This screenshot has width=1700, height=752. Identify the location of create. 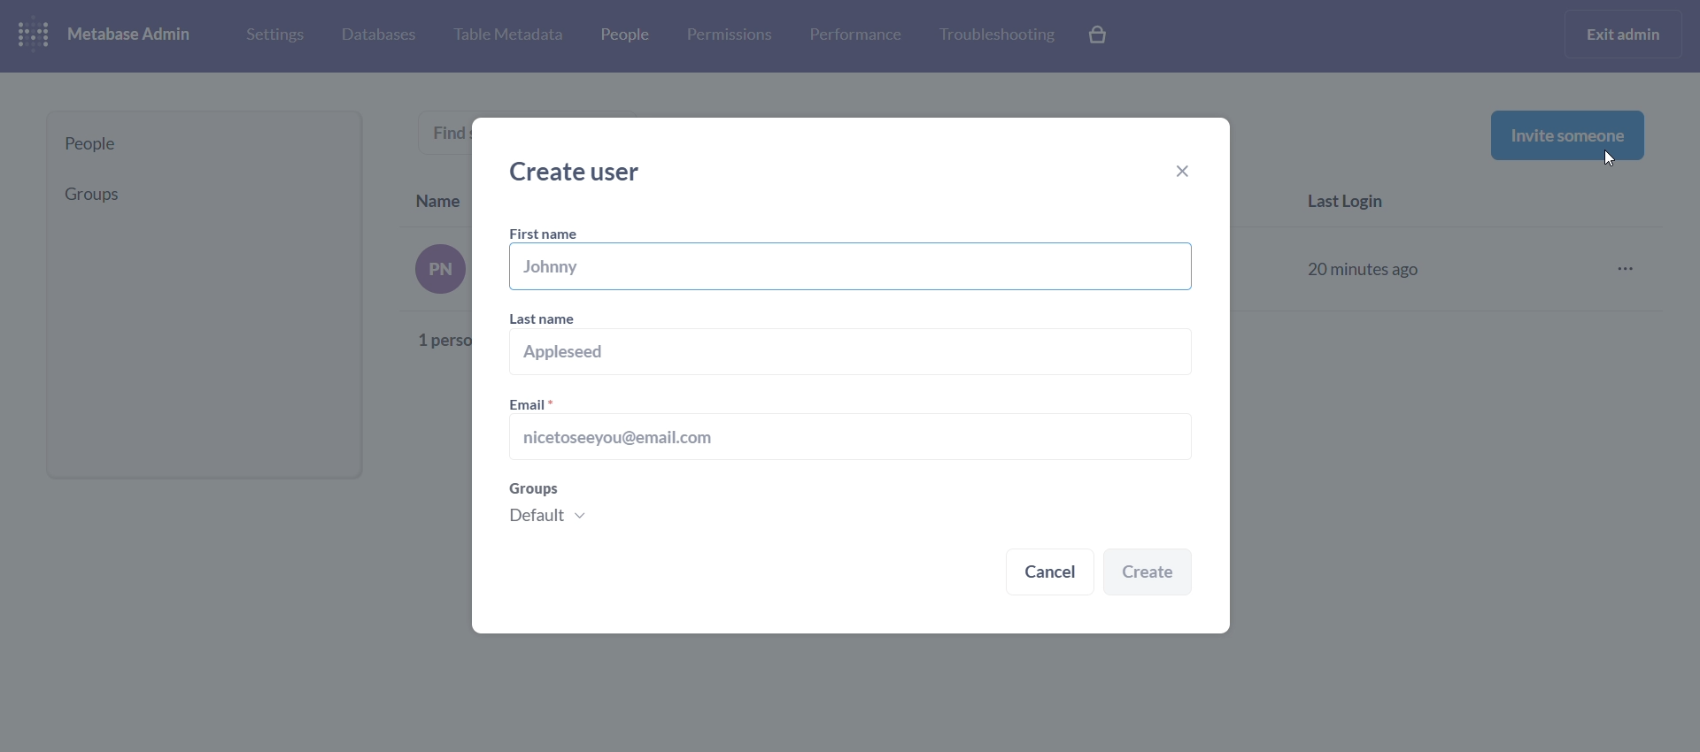
(1148, 573).